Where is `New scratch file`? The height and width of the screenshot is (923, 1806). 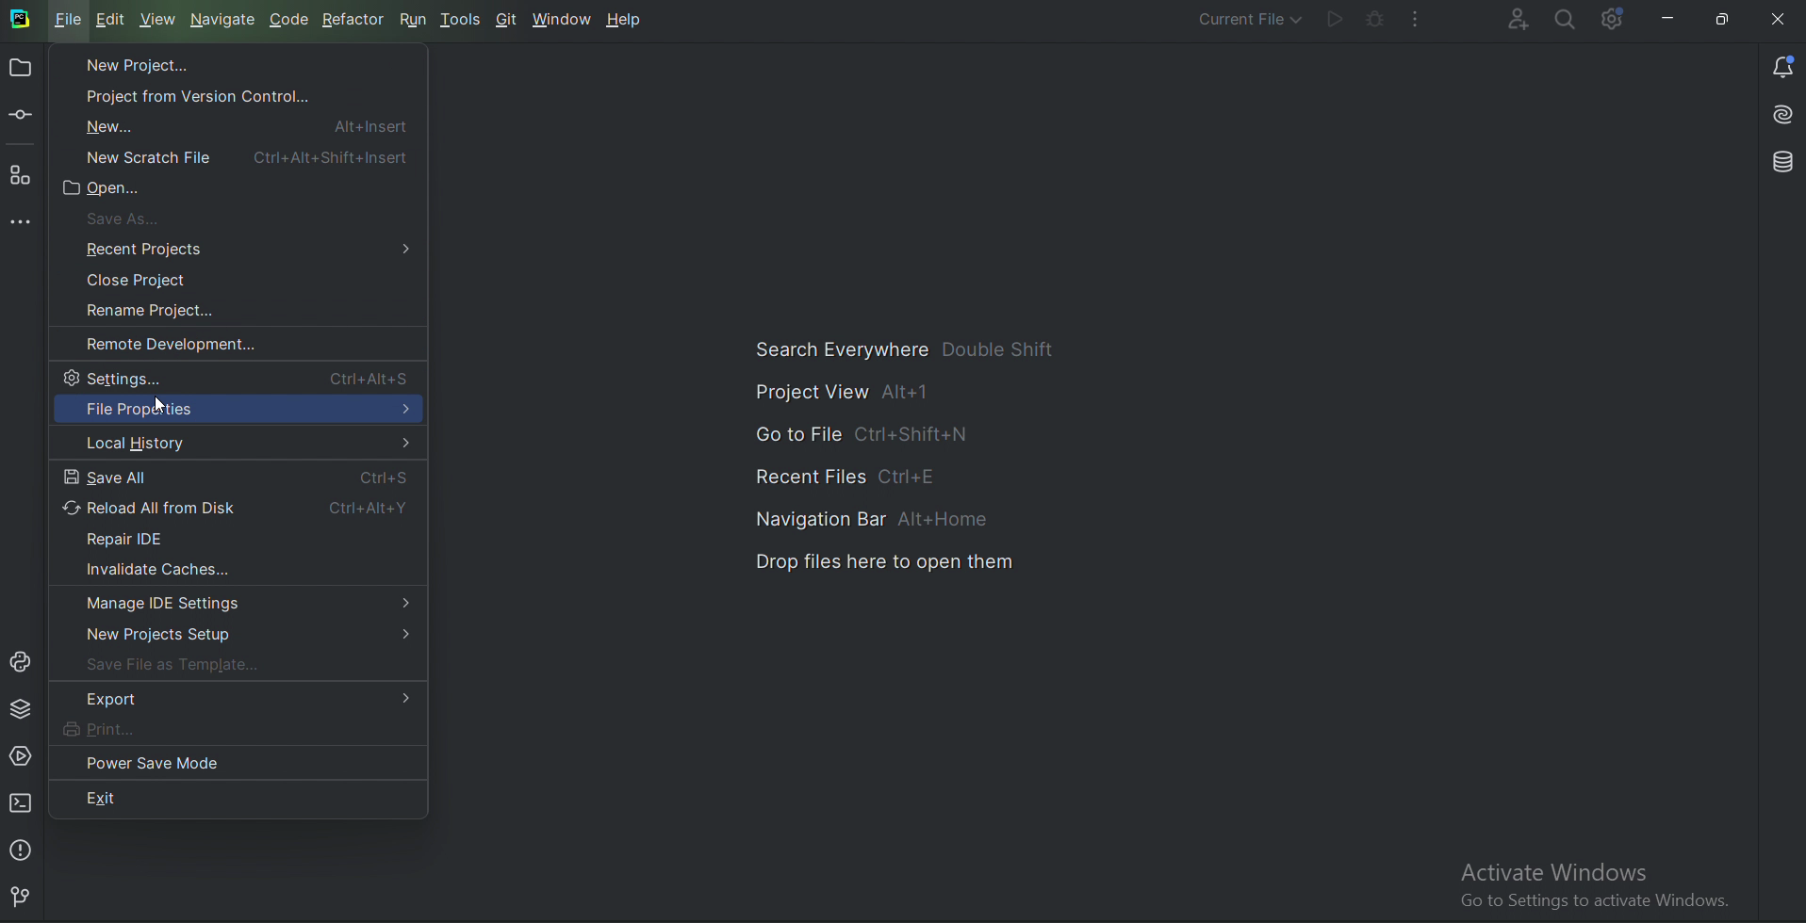 New scratch file is located at coordinates (244, 156).